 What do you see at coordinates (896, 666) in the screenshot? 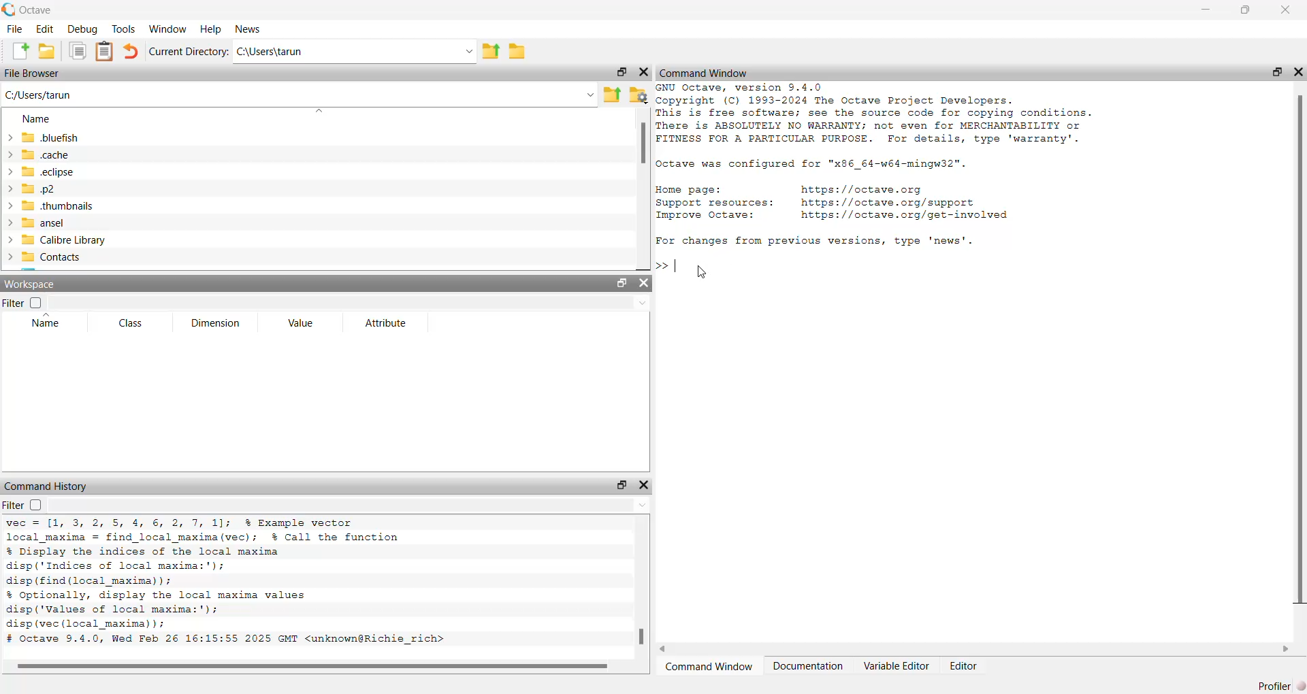
I see `Variable Editor` at bounding box center [896, 666].